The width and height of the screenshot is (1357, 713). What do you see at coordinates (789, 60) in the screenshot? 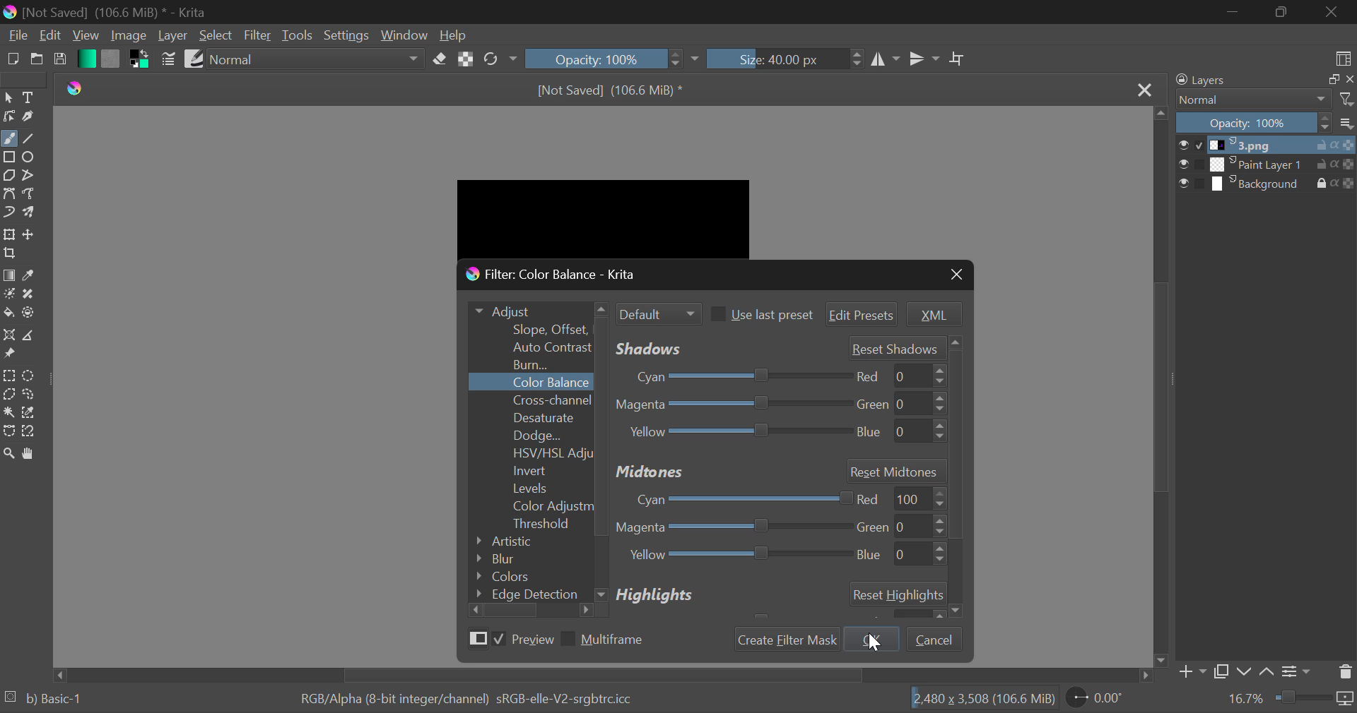
I see `Size: 40.00 px` at bounding box center [789, 60].